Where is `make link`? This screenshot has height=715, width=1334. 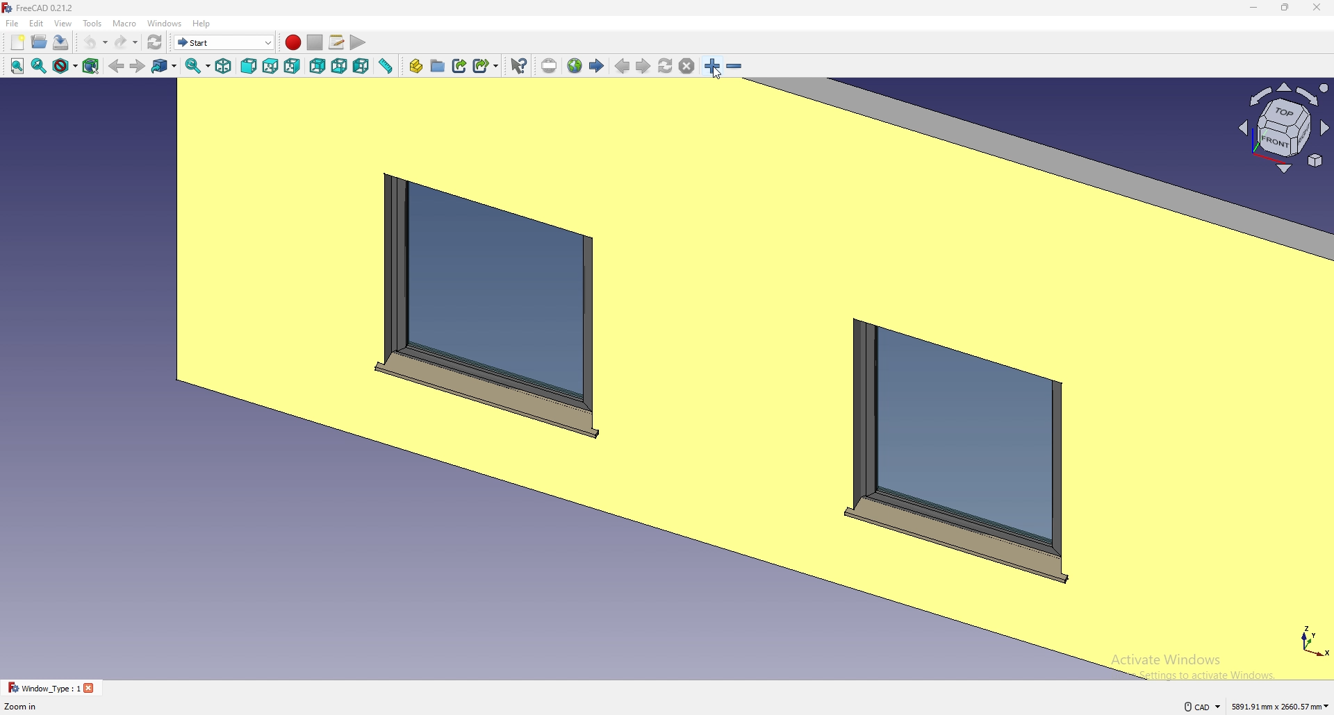
make link is located at coordinates (460, 65).